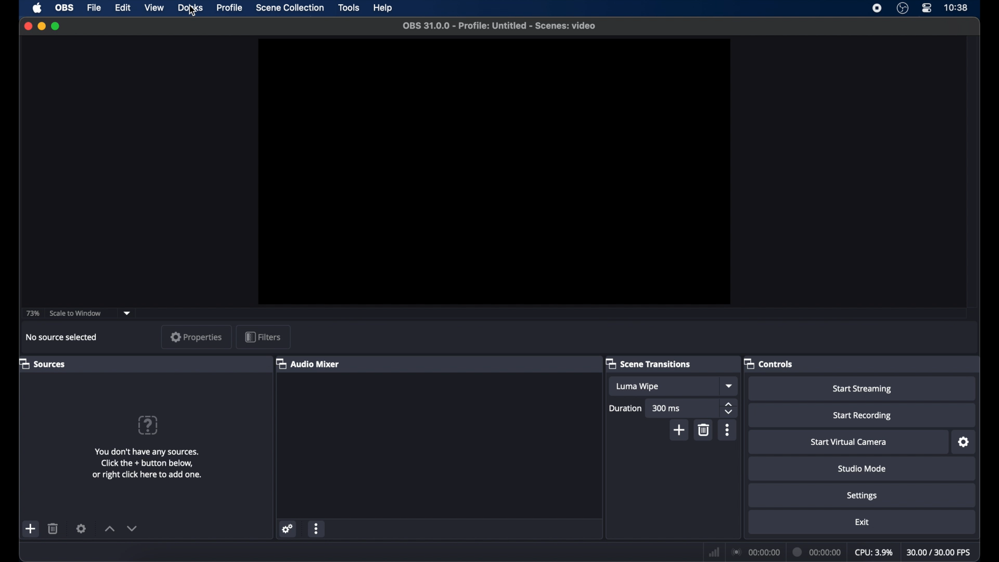  What do you see at coordinates (63, 8) in the screenshot?
I see `obs` at bounding box center [63, 8].